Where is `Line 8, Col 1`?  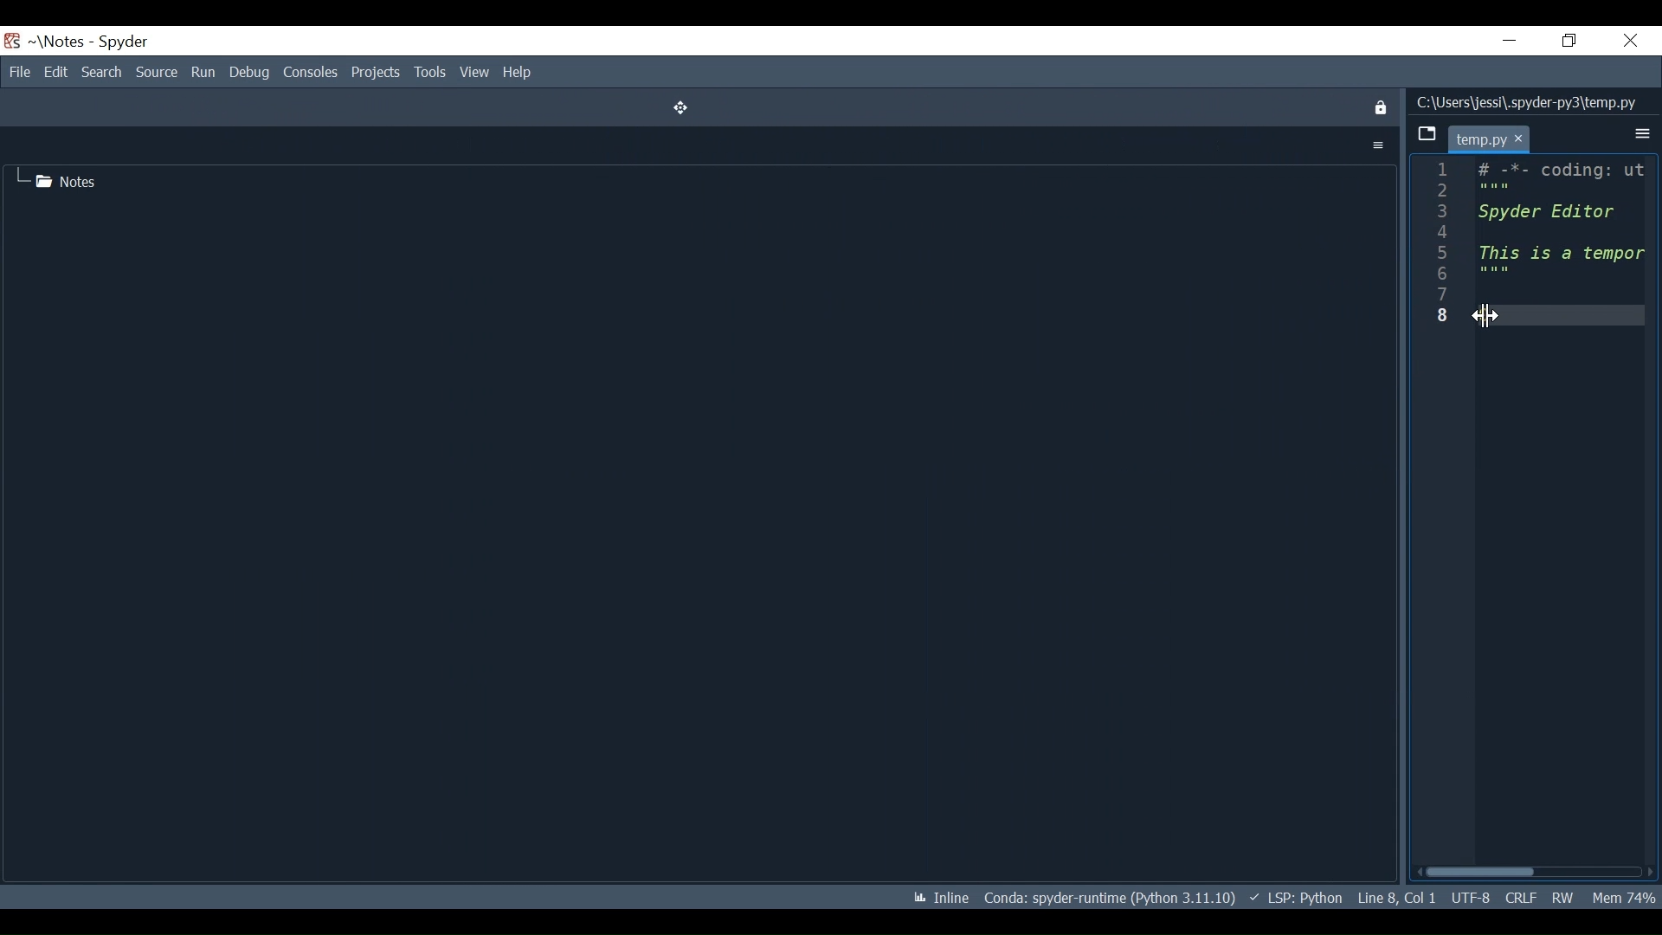
Line 8, Col 1 is located at coordinates (1395, 897).